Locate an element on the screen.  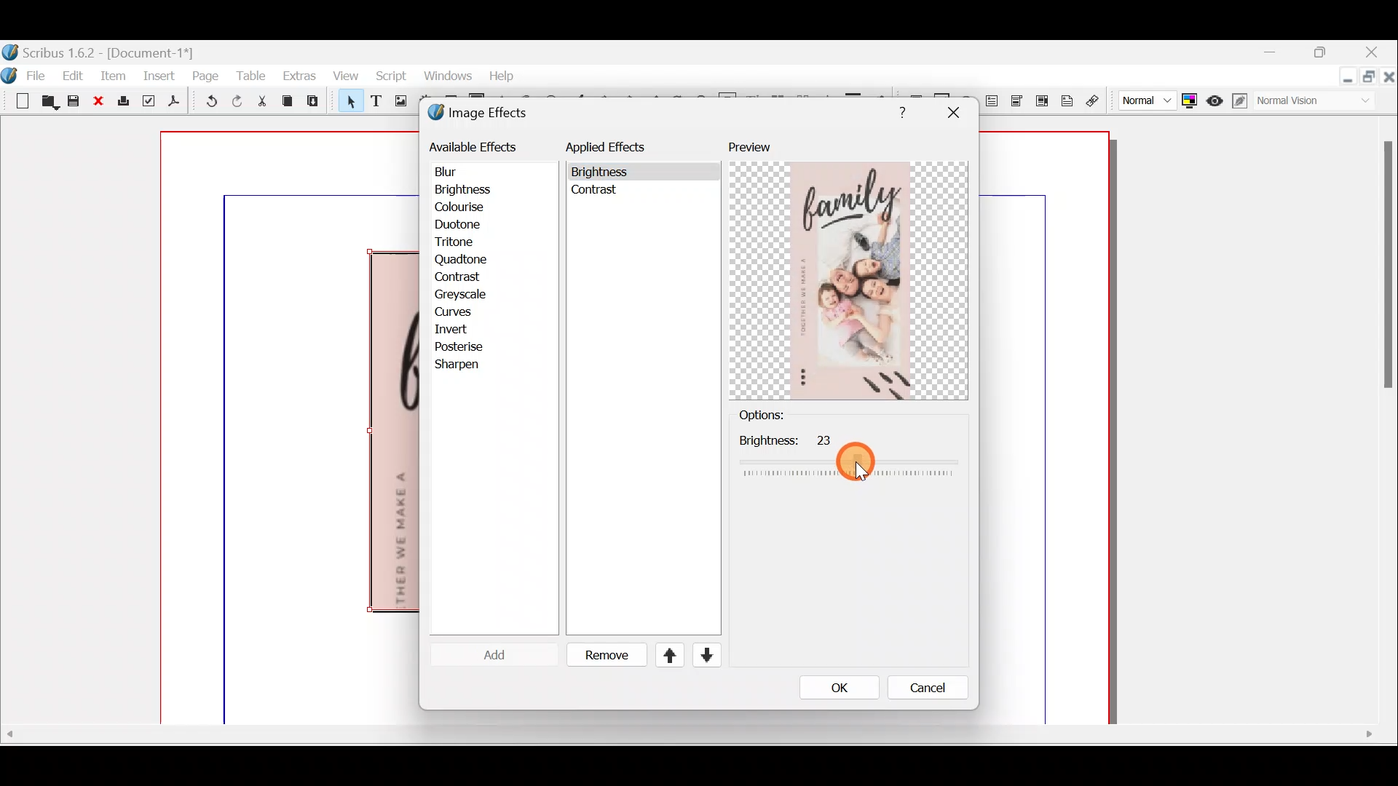
Move down is located at coordinates (705, 655).